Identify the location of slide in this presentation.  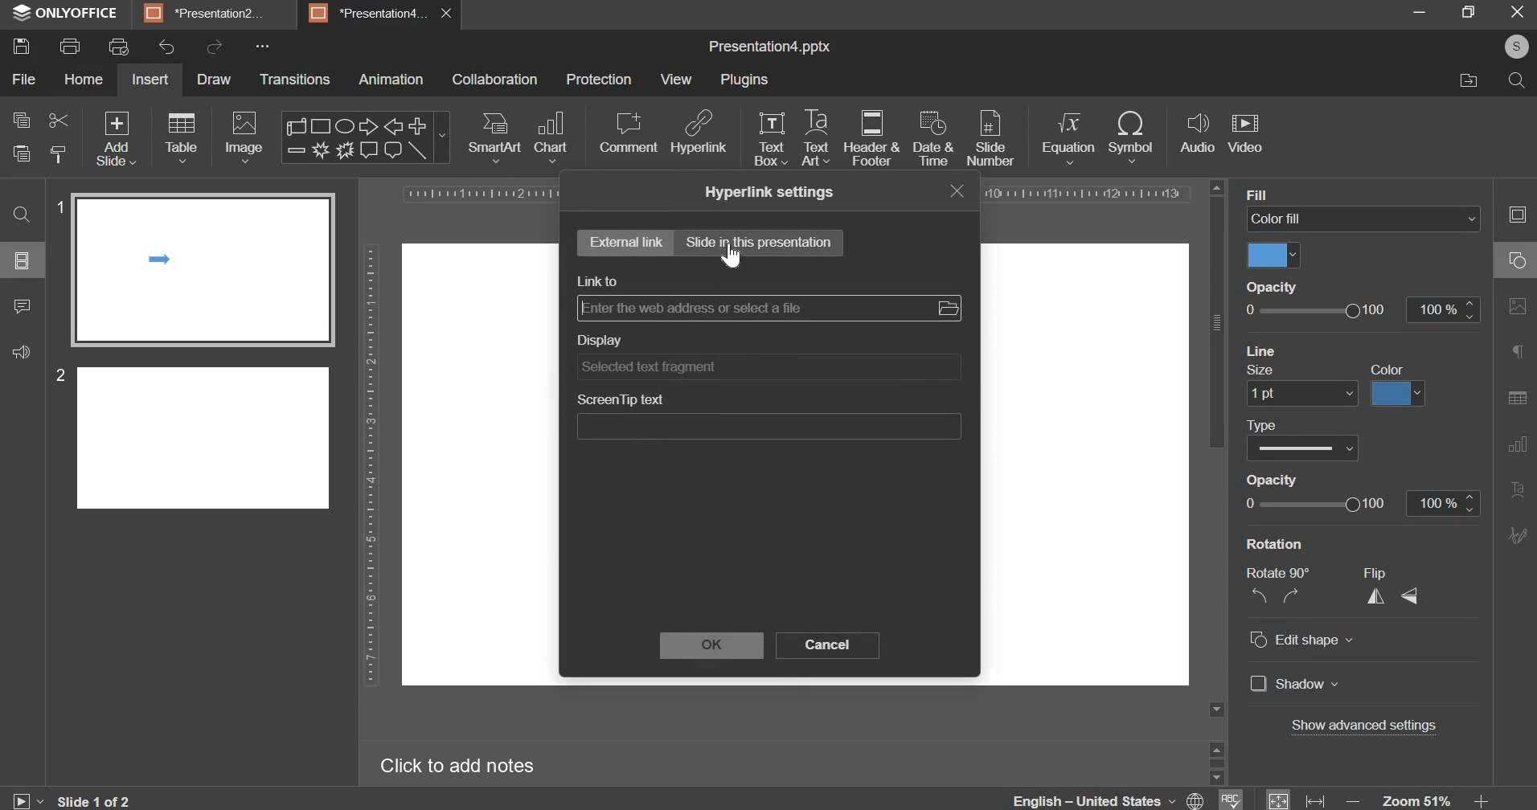
(758, 243).